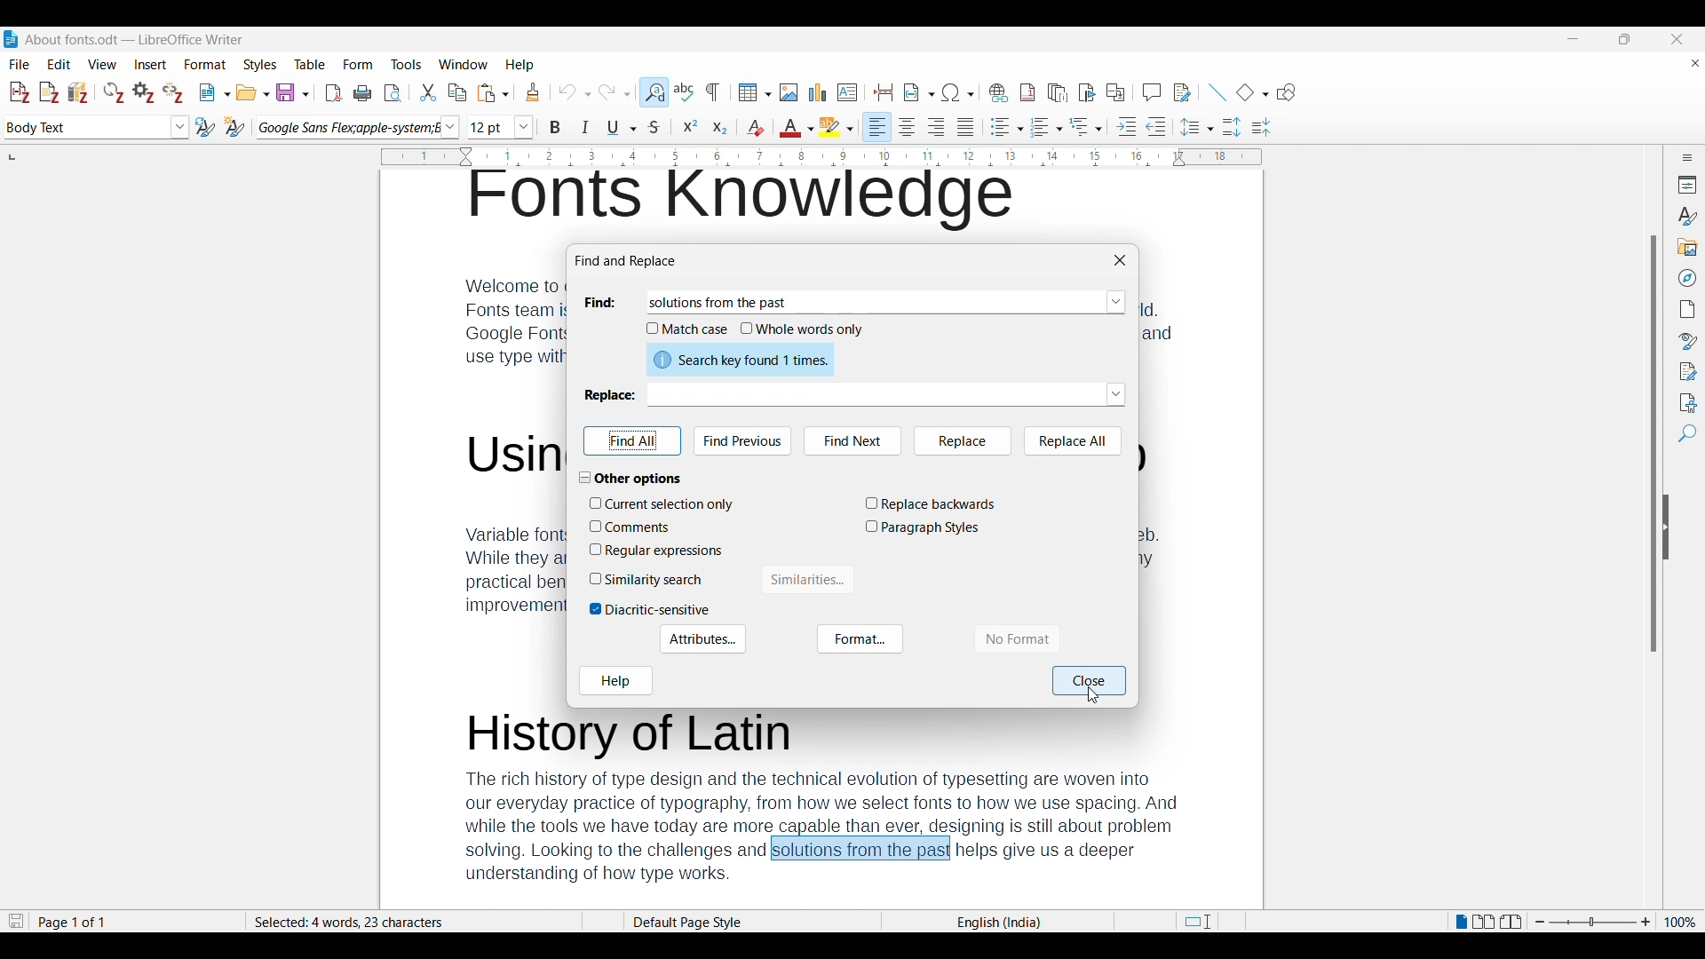  Describe the element at coordinates (937, 127) in the screenshot. I see `Align to right` at that location.